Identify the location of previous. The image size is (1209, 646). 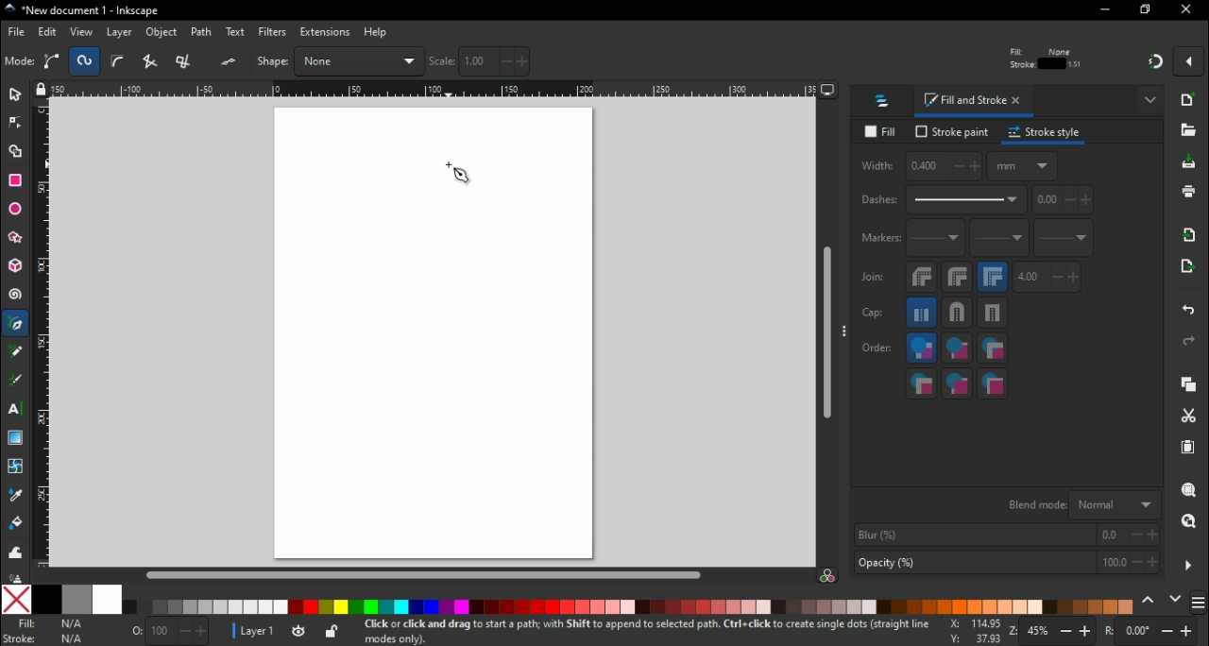
(1149, 600).